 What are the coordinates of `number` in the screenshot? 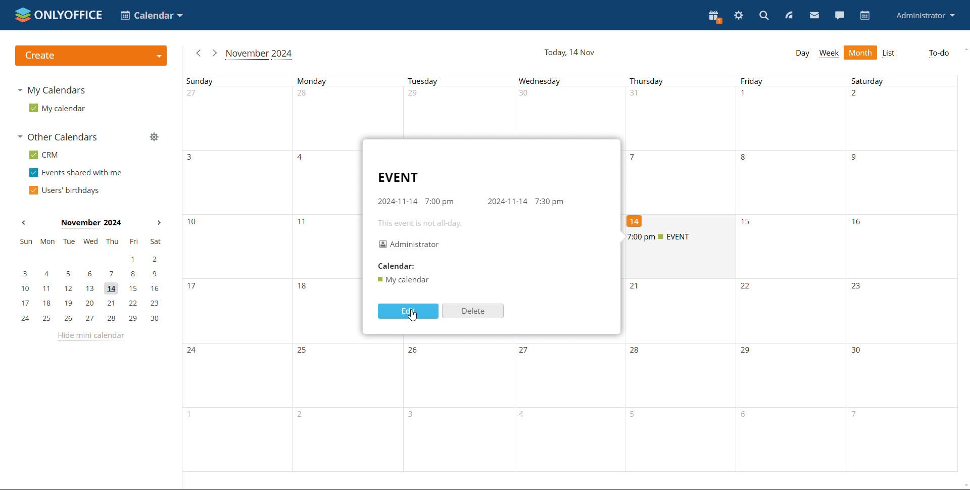 It's located at (747, 353).